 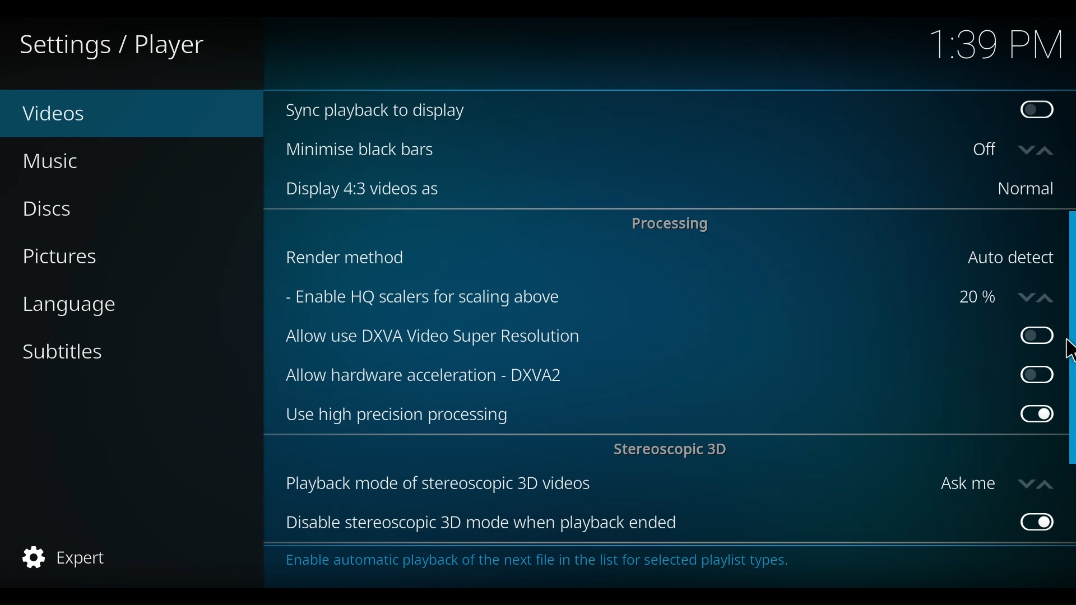 I want to click on Processing, so click(x=673, y=224).